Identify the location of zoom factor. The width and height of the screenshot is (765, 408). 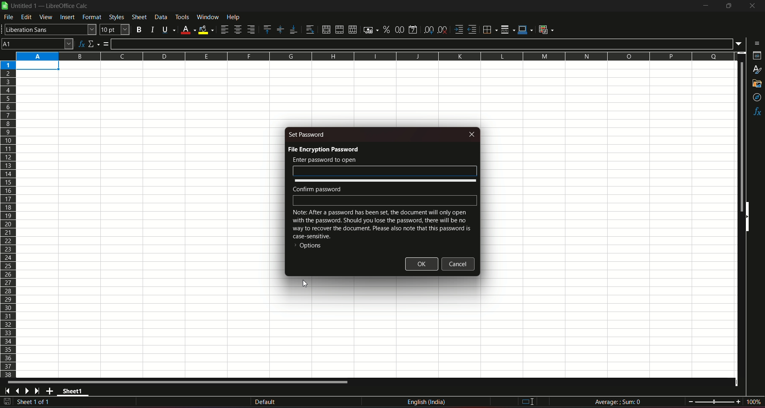
(753, 402).